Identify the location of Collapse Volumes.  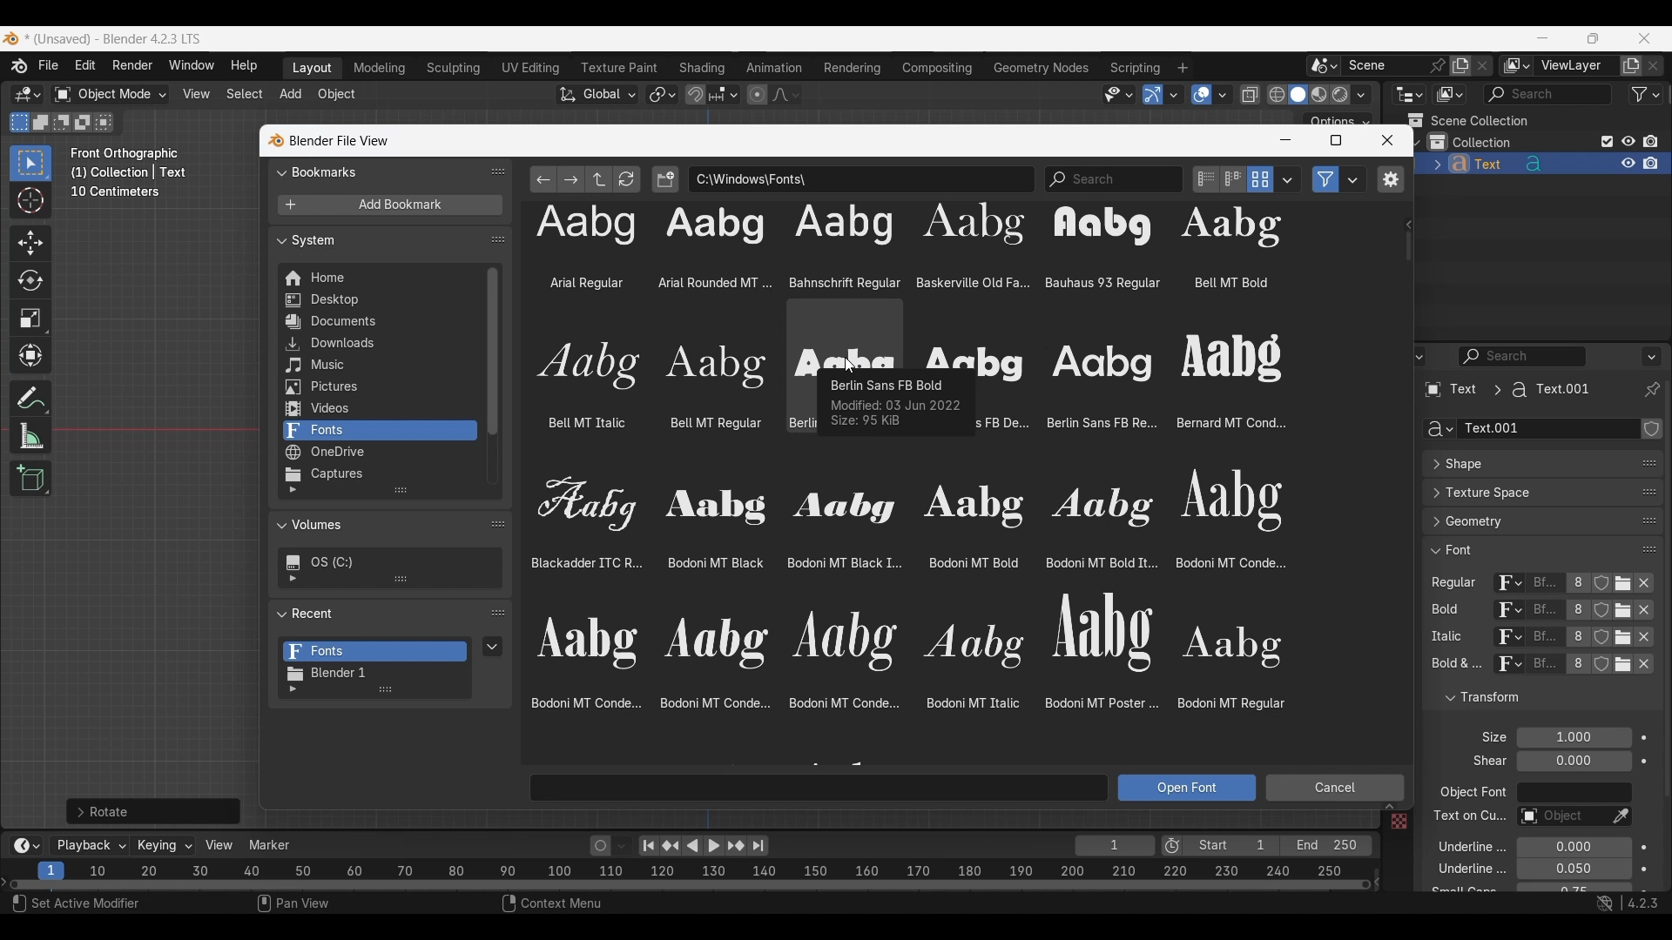
(373, 526).